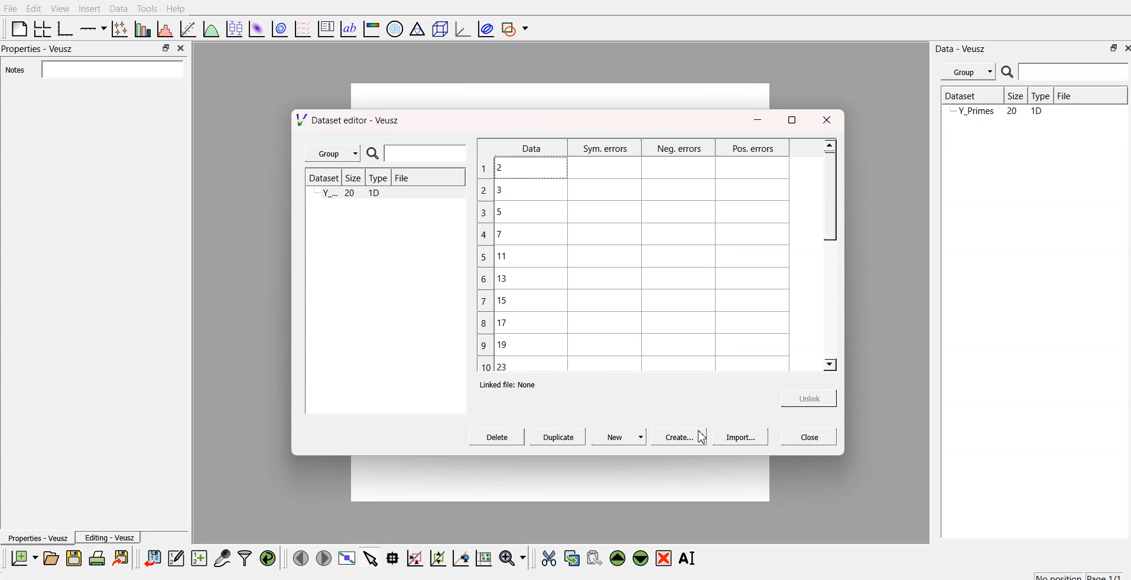 This screenshot has height=580, width=1131. I want to click on select items from graph, so click(372, 558).